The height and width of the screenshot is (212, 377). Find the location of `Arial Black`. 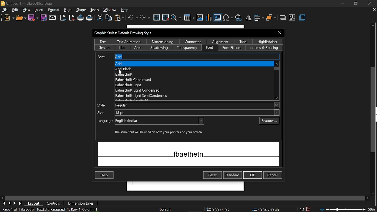

Arial Black is located at coordinates (135, 69).